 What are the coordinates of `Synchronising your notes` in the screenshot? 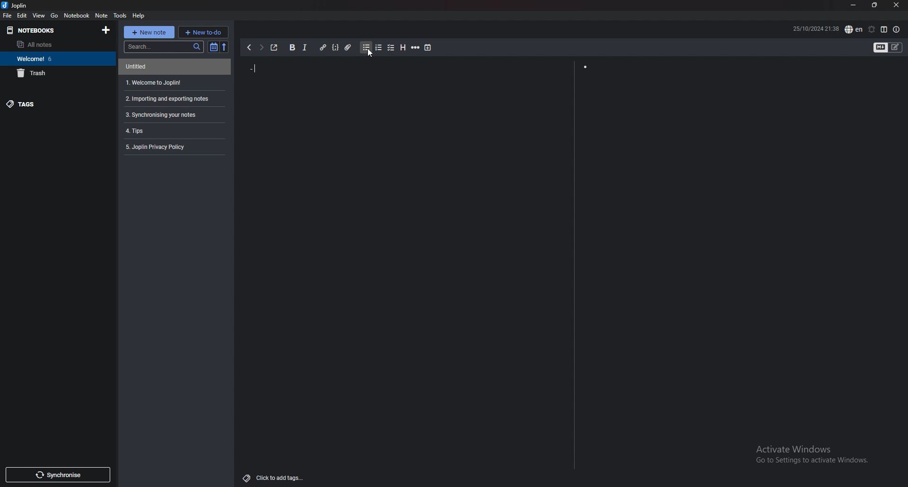 It's located at (163, 116).